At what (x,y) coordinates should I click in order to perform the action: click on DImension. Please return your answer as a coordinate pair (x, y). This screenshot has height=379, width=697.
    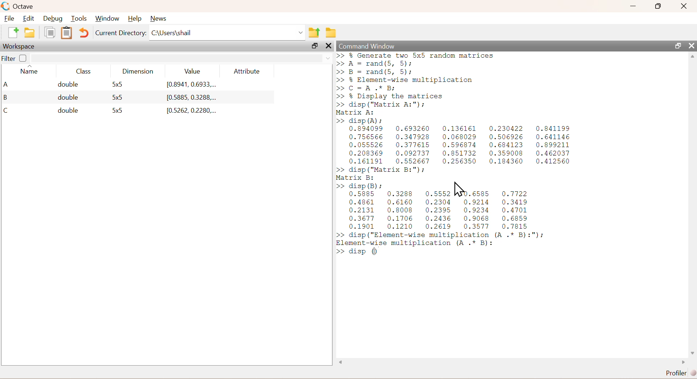
    Looking at the image, I should click on (138, 70).